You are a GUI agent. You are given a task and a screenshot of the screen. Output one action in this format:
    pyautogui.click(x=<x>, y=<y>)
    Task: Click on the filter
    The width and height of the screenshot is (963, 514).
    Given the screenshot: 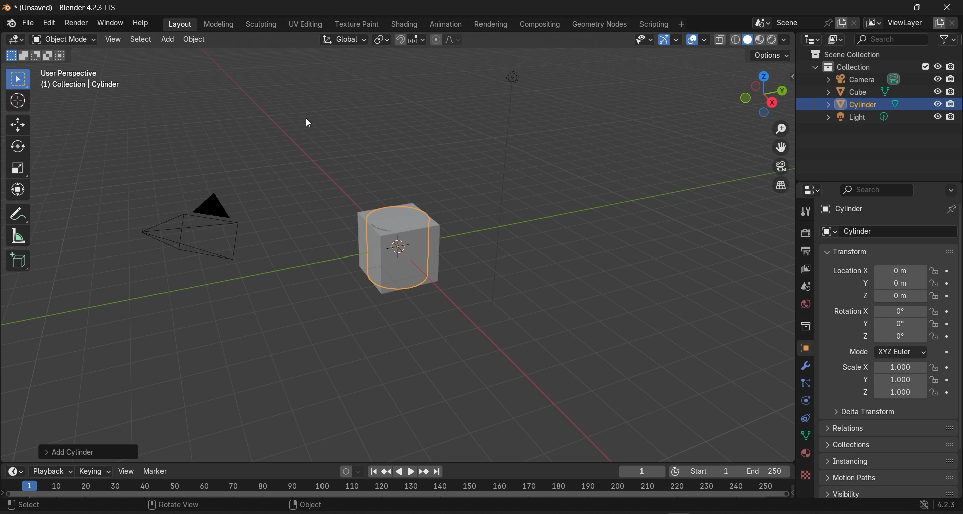 What is the action you would take?
    pyautogui.click(x=948, y=41)
    